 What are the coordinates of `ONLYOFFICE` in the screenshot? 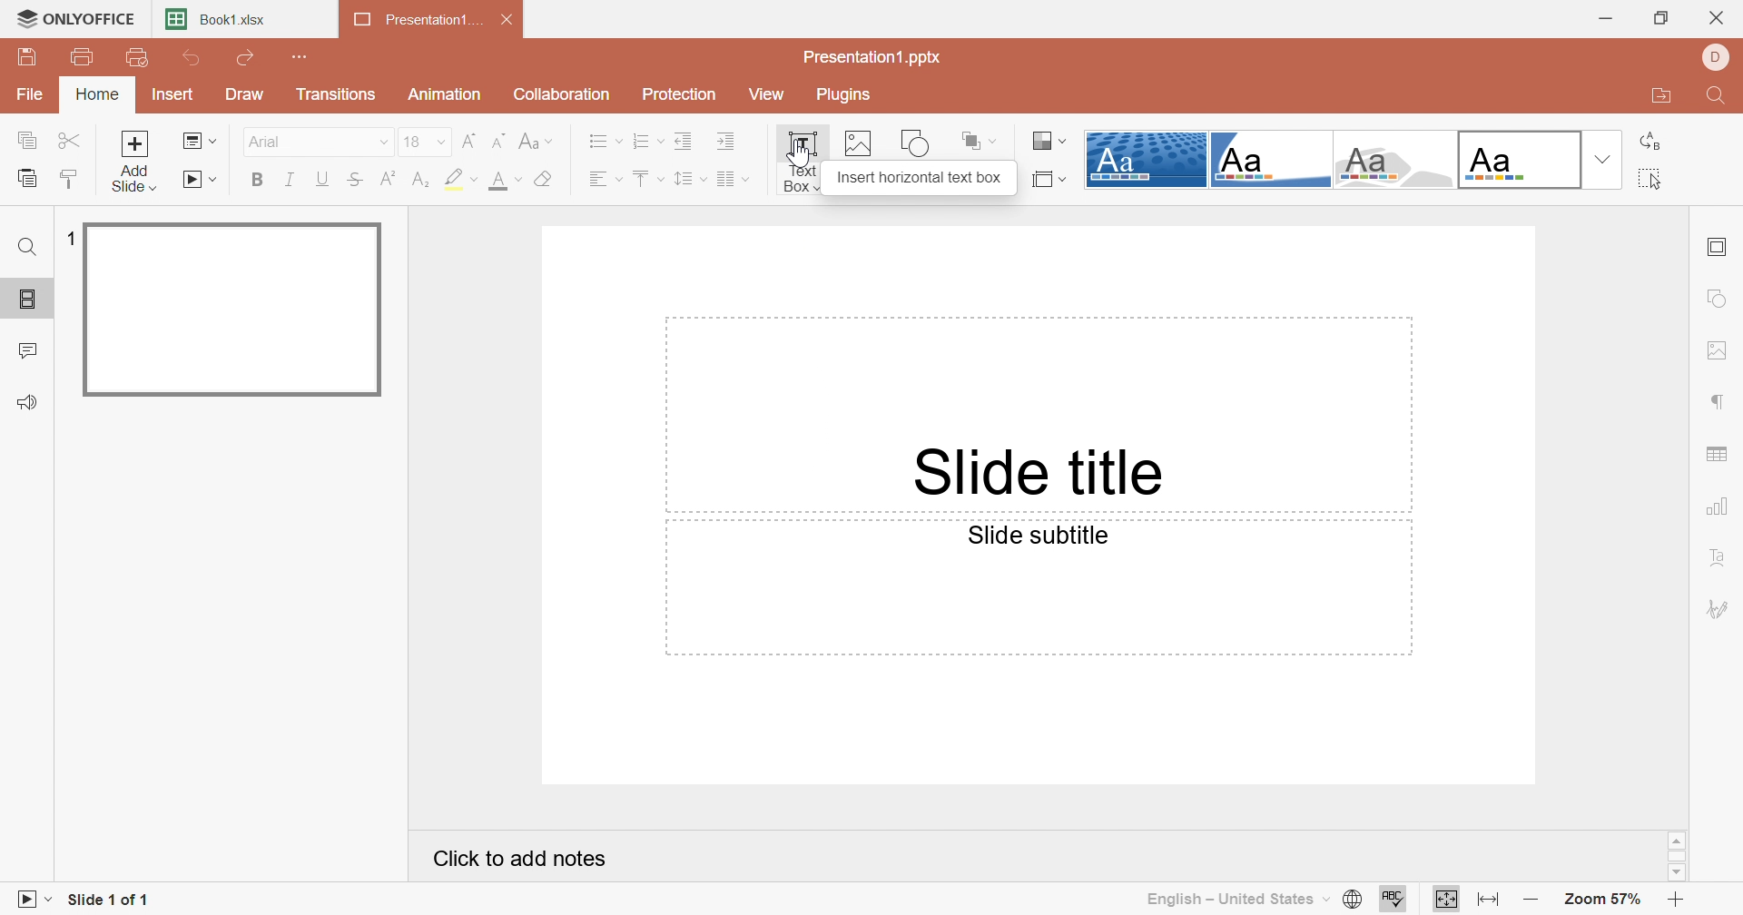 It's located at (74, 18).